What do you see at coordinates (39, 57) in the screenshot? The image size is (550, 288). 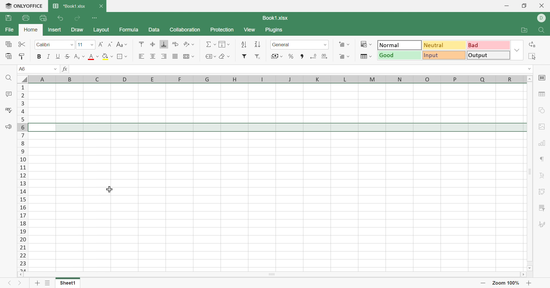 I see `Bold` at bounding box center [39, 57].